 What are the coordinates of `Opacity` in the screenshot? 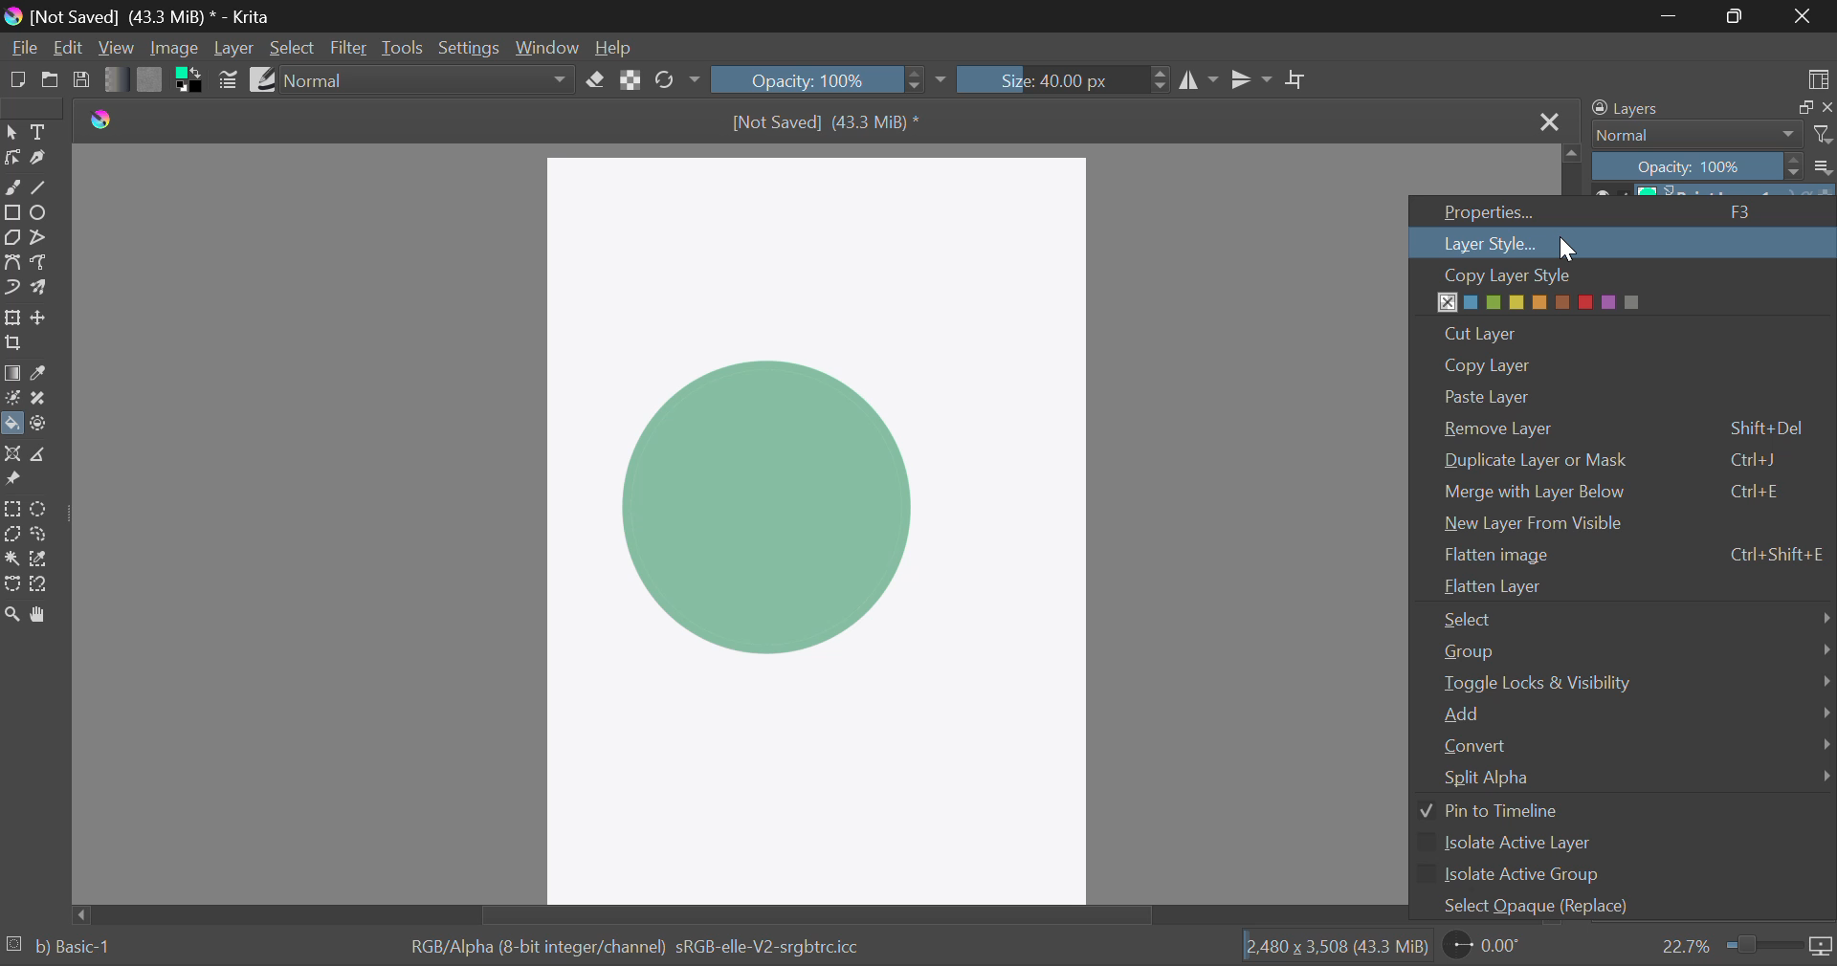 It's located at (1715, 167).